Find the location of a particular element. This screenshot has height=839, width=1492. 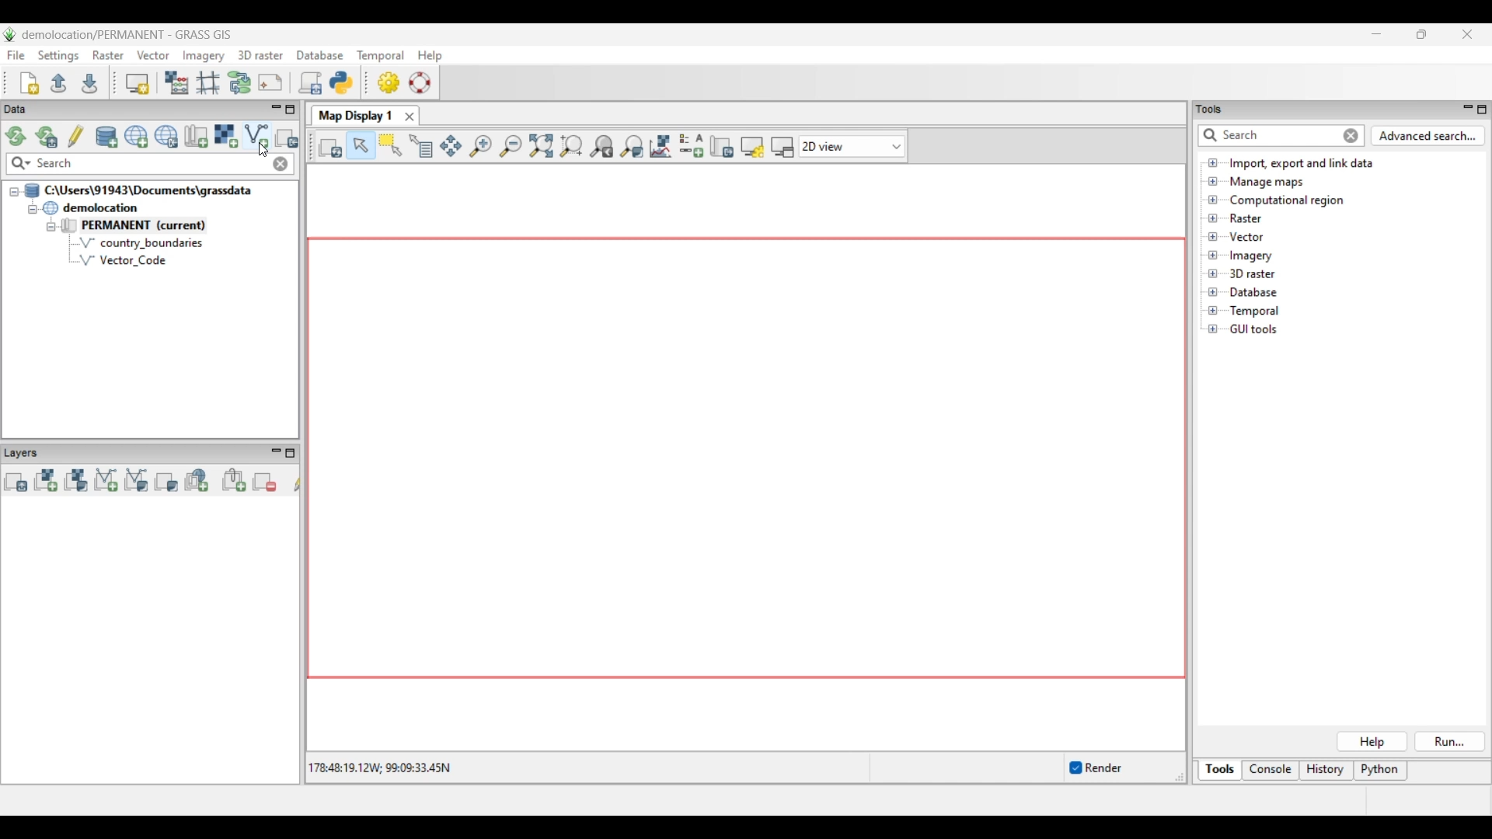

Vector Code is located at coordinates (131, 259).